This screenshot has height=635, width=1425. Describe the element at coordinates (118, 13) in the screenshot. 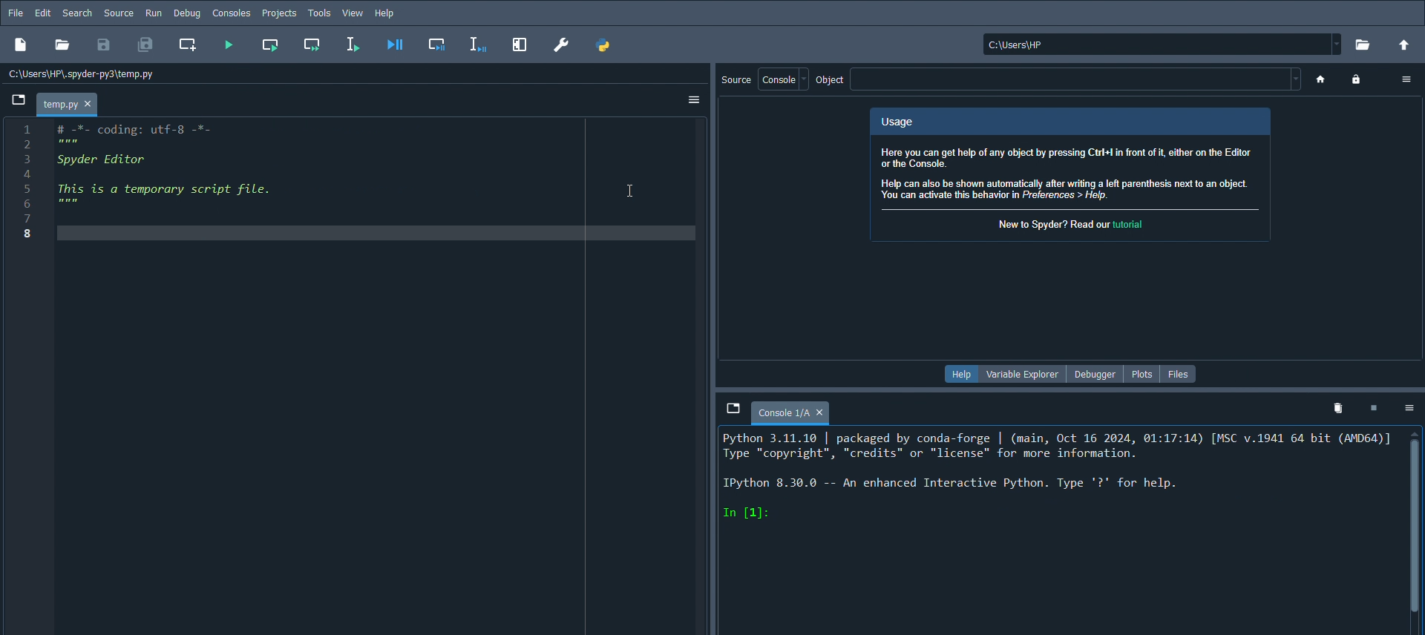

I see `Source` at that location.